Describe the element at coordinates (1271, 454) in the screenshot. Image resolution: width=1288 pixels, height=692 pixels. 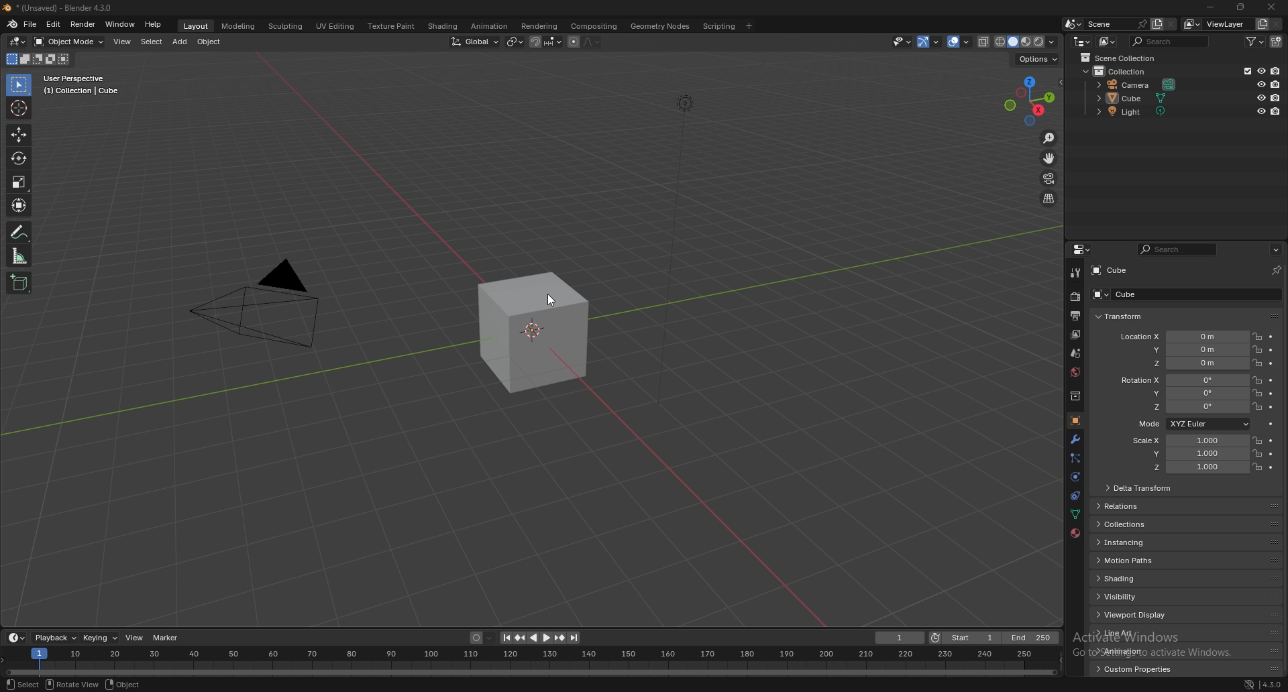
I see `animate property` at that location.